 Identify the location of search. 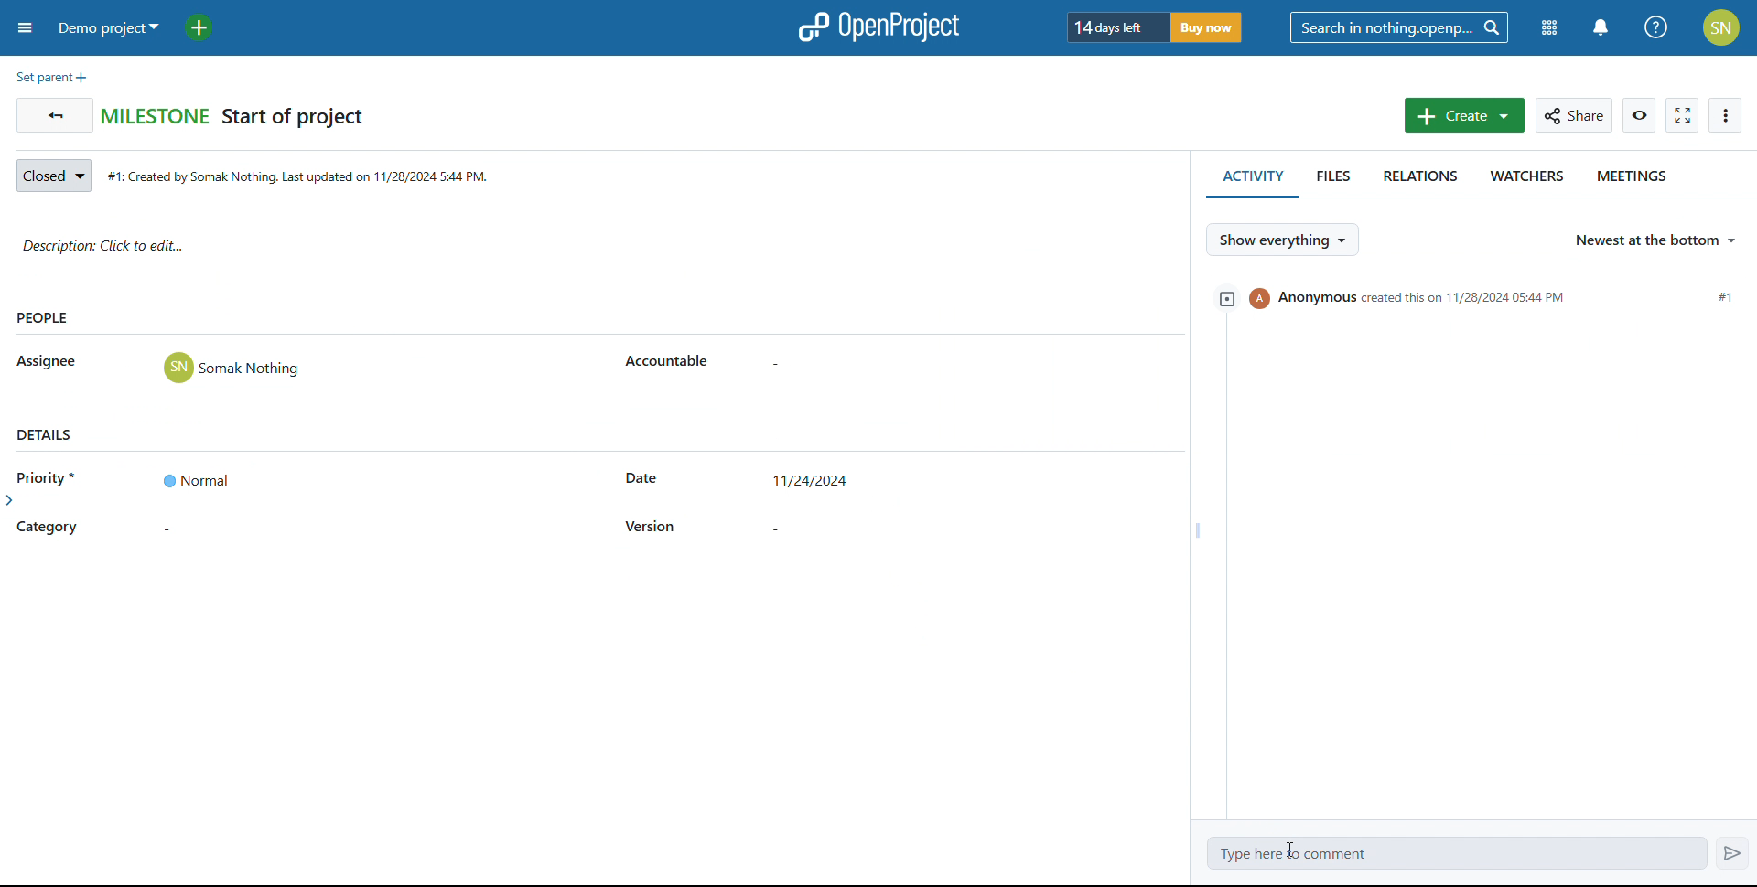
(1399, 27).